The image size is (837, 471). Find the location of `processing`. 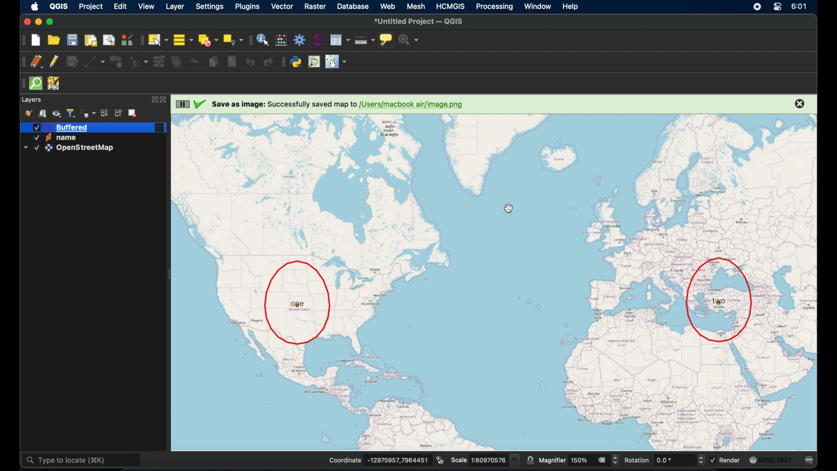

processing is located at coordinates (496, 7).